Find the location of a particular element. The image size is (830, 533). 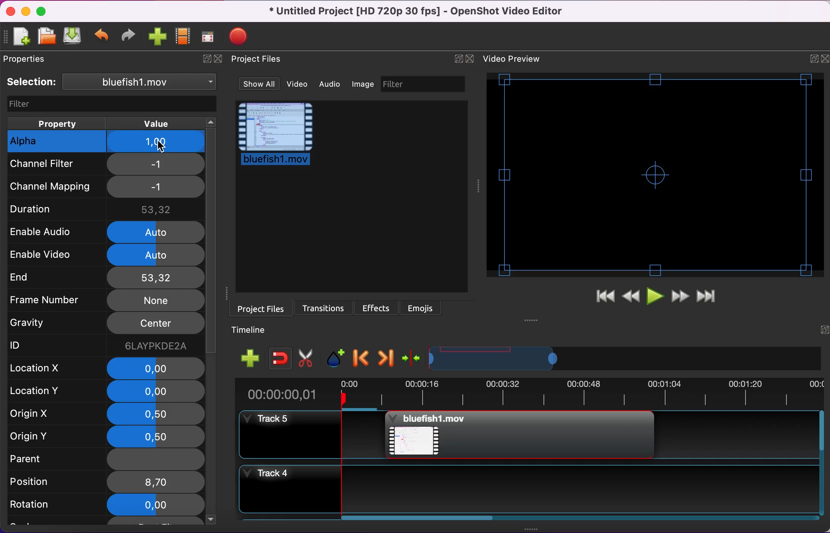

location x is located at coordinates (44, 369).